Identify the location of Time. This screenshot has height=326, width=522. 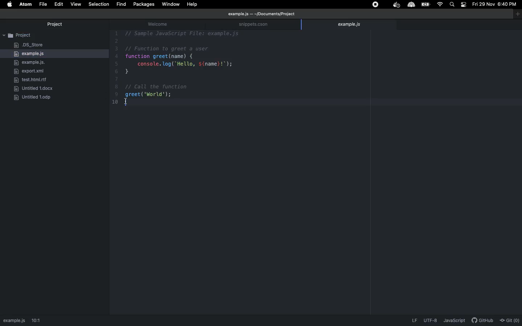
(509, 5).